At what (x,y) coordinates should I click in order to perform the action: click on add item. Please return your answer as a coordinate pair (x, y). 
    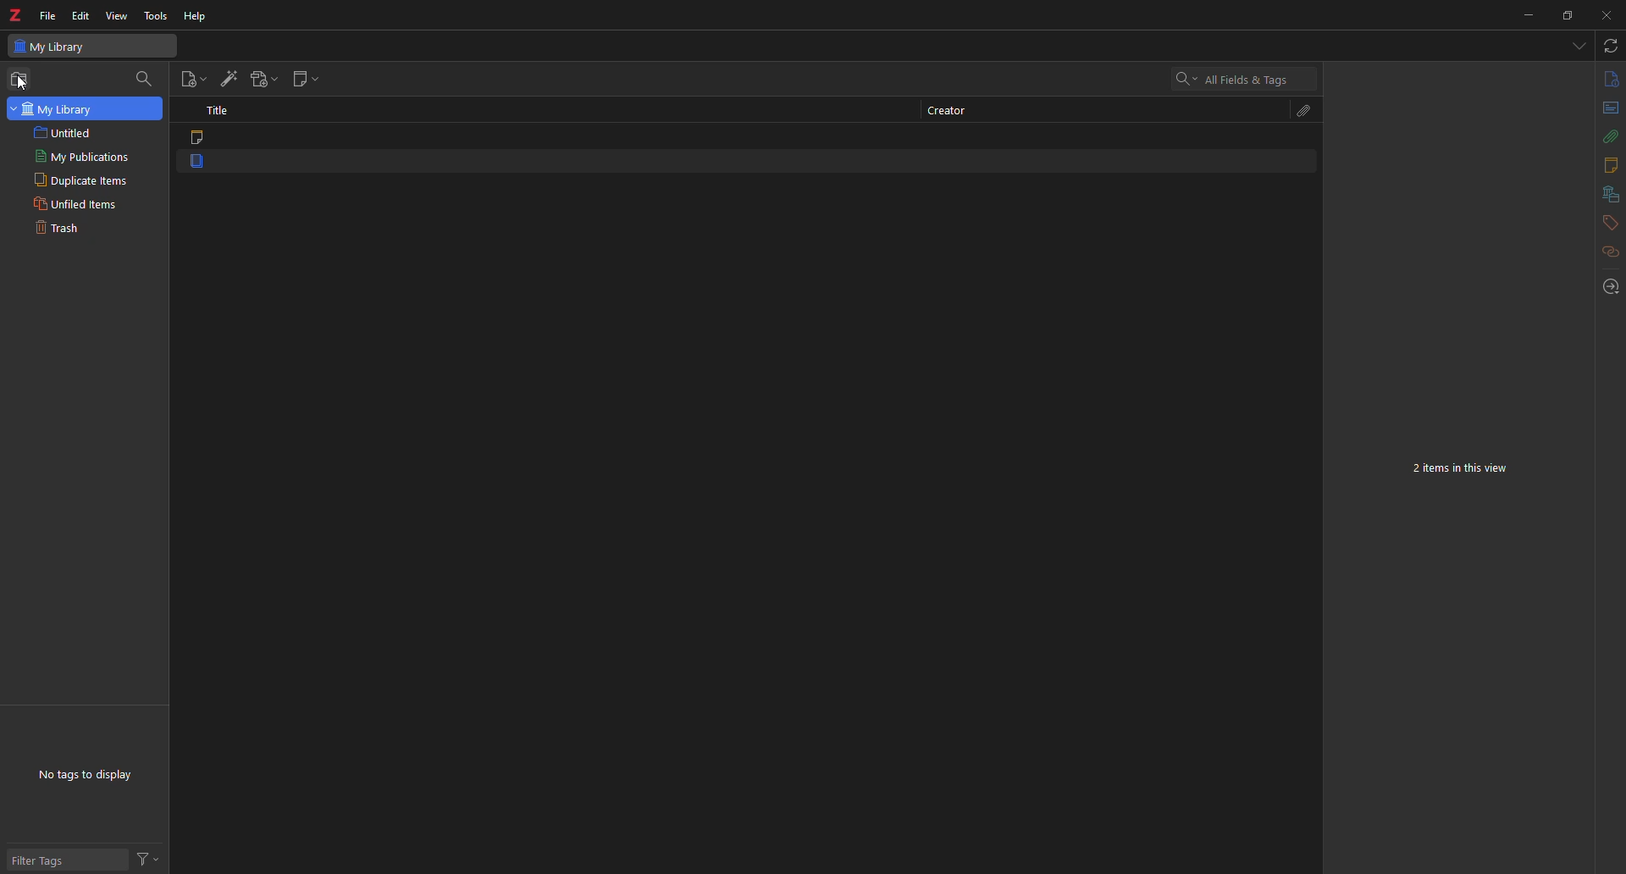
    Looking at the image, I should click on (230, 77).